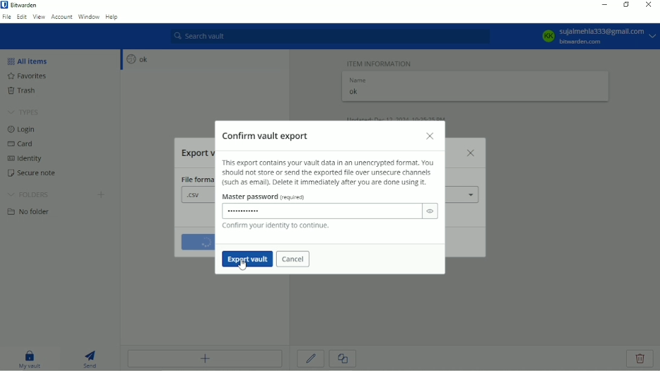  What do you see at coordinates (274, 227) in the screenshot?
I see `Confirm your identity to continue.` at bounding box center [274, 227].